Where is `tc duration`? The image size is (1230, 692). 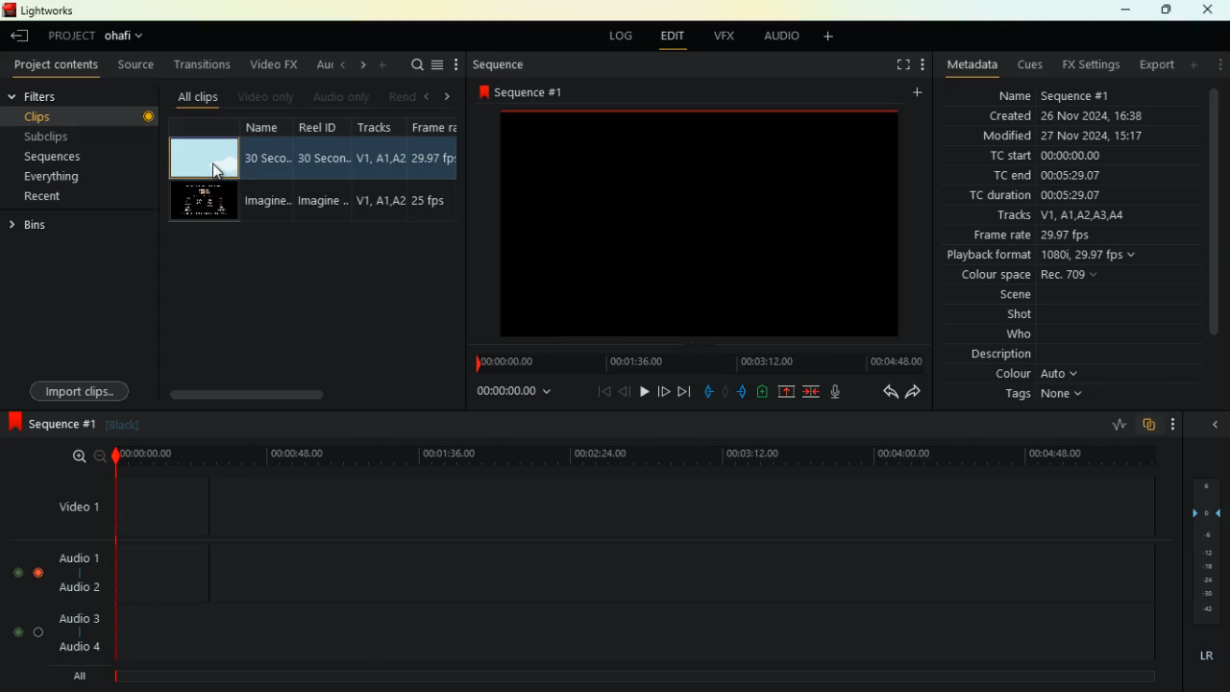 tc duration is located at coordinates (1044, 197).